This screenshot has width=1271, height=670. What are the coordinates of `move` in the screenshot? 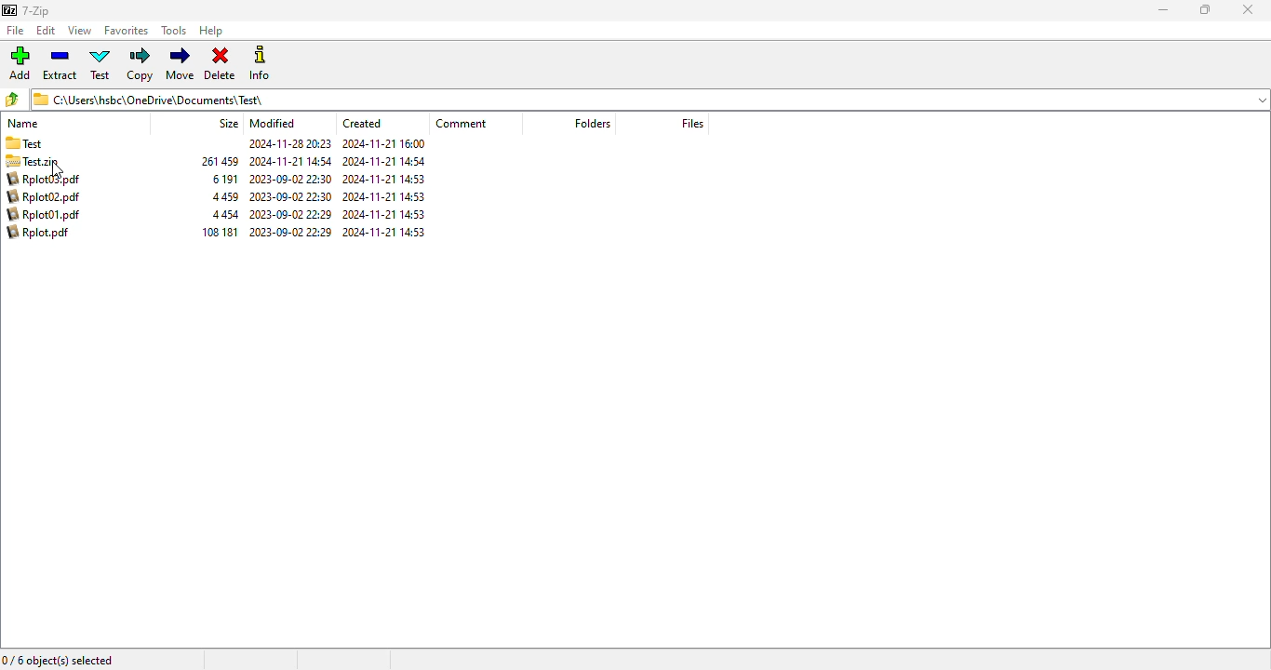 It's located at (181, 63).